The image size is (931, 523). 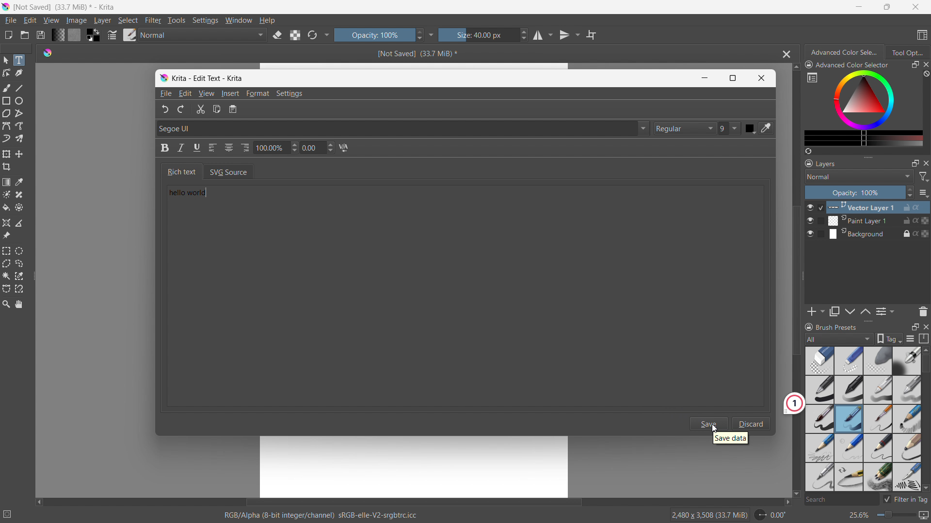 What do you see at coordinates (6, 139) in the screenshot?
I see `dynamic brush tool` at bounding box center [6, 139].